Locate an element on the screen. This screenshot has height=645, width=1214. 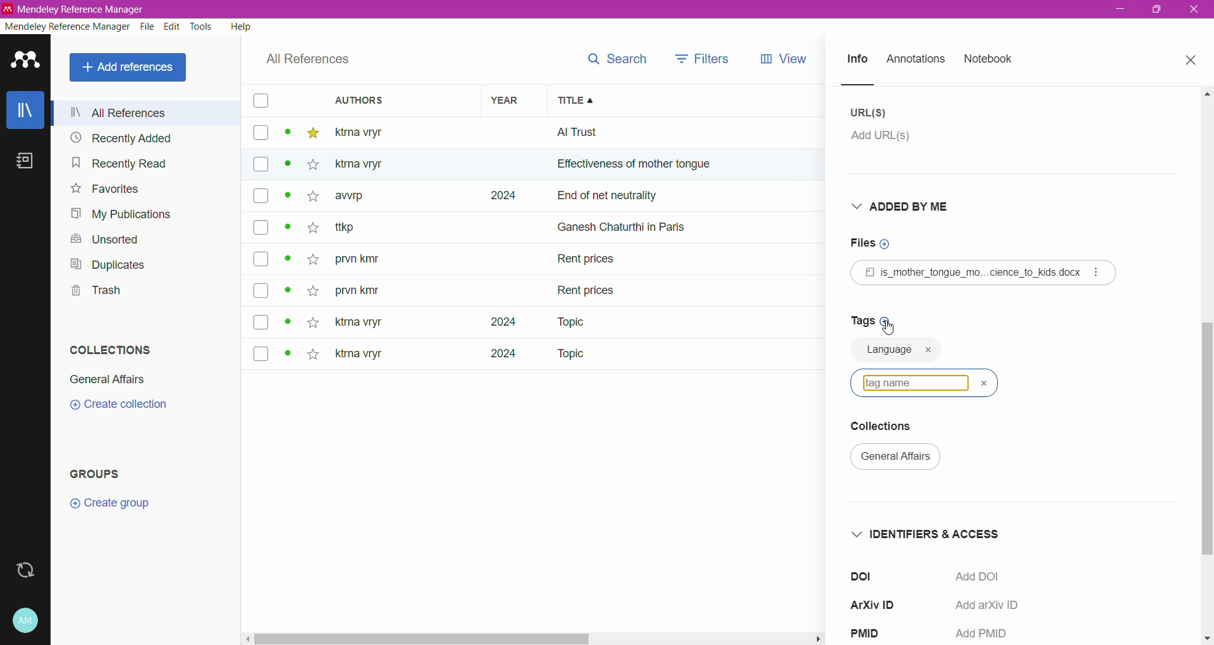
effectiveness of mother ton is located at coordinates (618, 167).